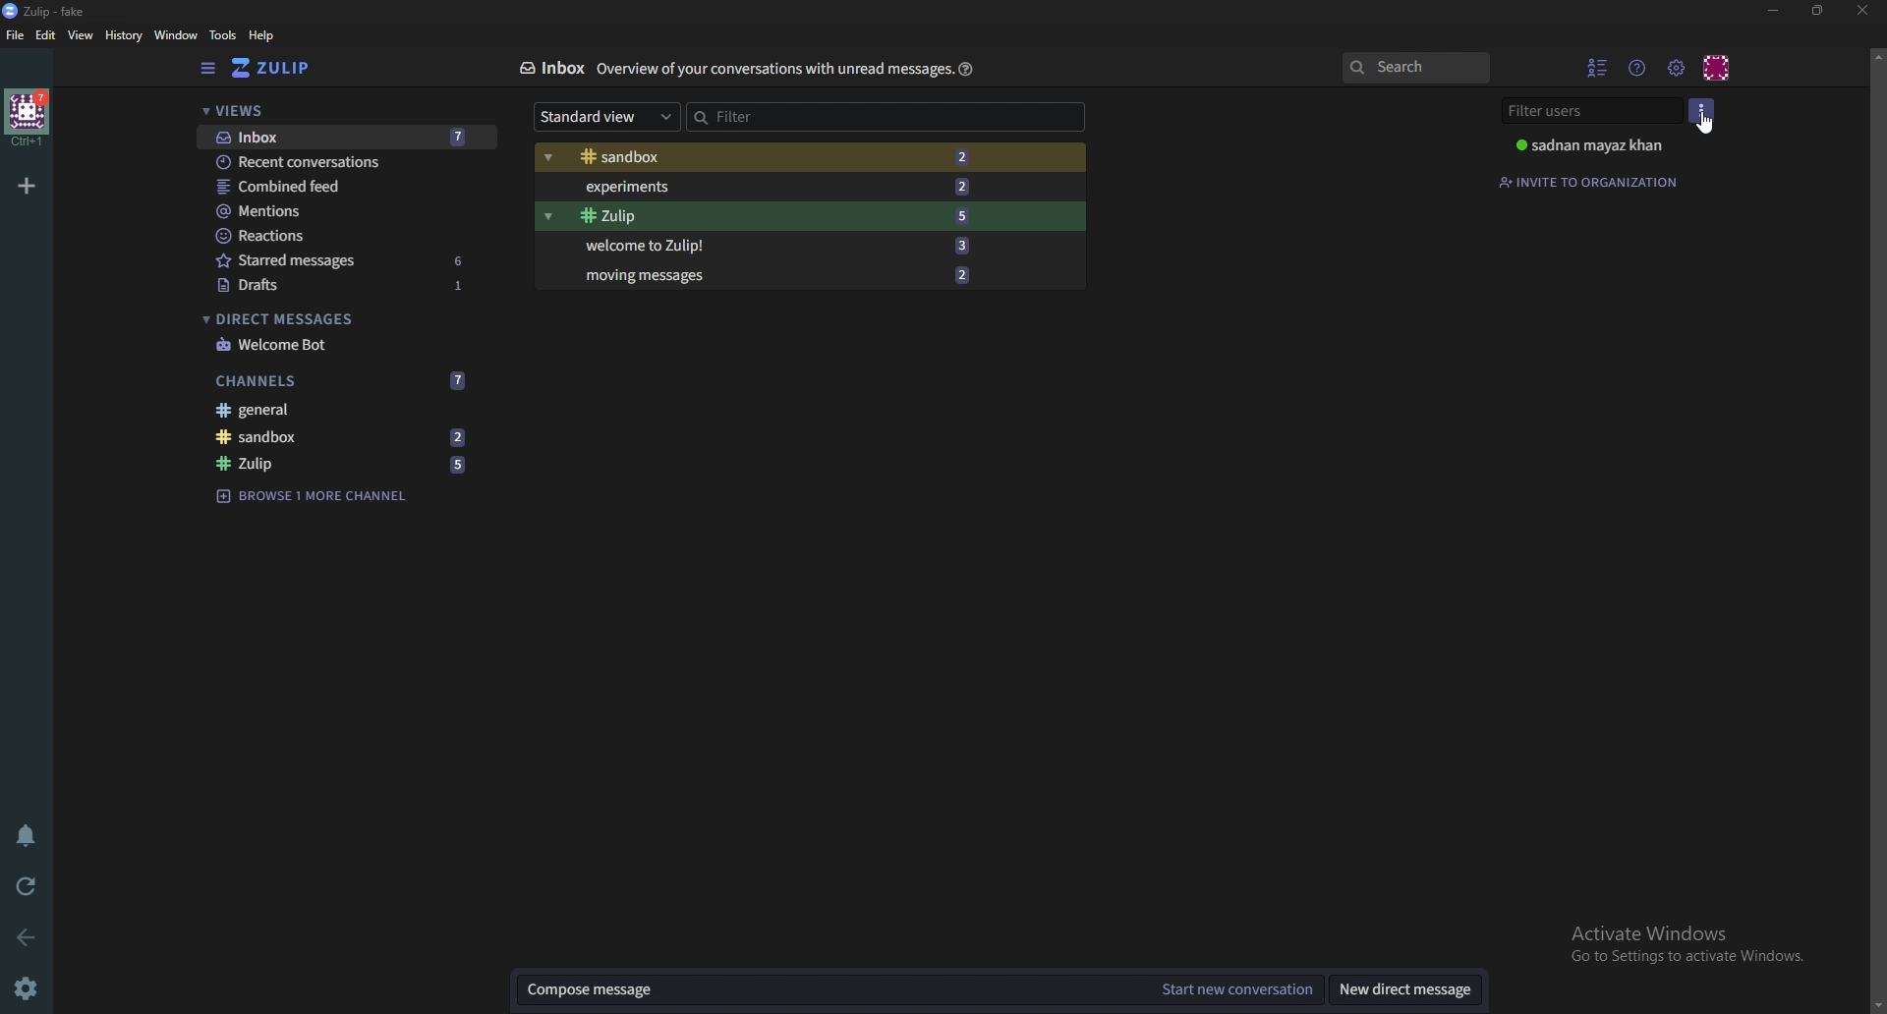 The width and height of the screenshot is (1887, 1014). What do you see at coordinates (31, 986) in the screenshot?
I see `Settings` at bounding box center [31, 986].